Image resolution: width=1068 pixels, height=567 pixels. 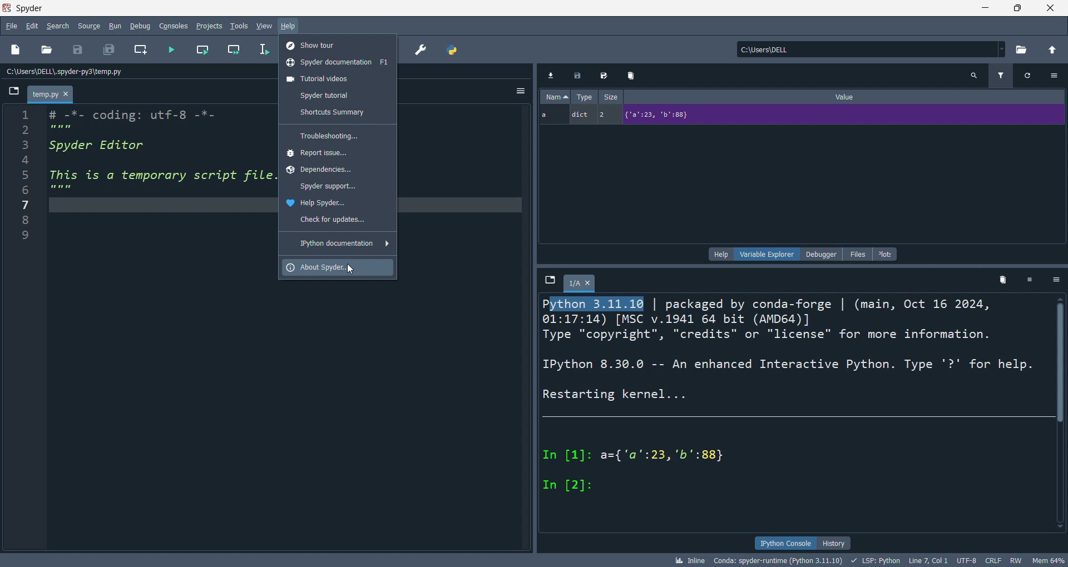 What do you see at coordinates (632, 75) in the screenshot?
I see `Delete` at bounding box center [632, 75].